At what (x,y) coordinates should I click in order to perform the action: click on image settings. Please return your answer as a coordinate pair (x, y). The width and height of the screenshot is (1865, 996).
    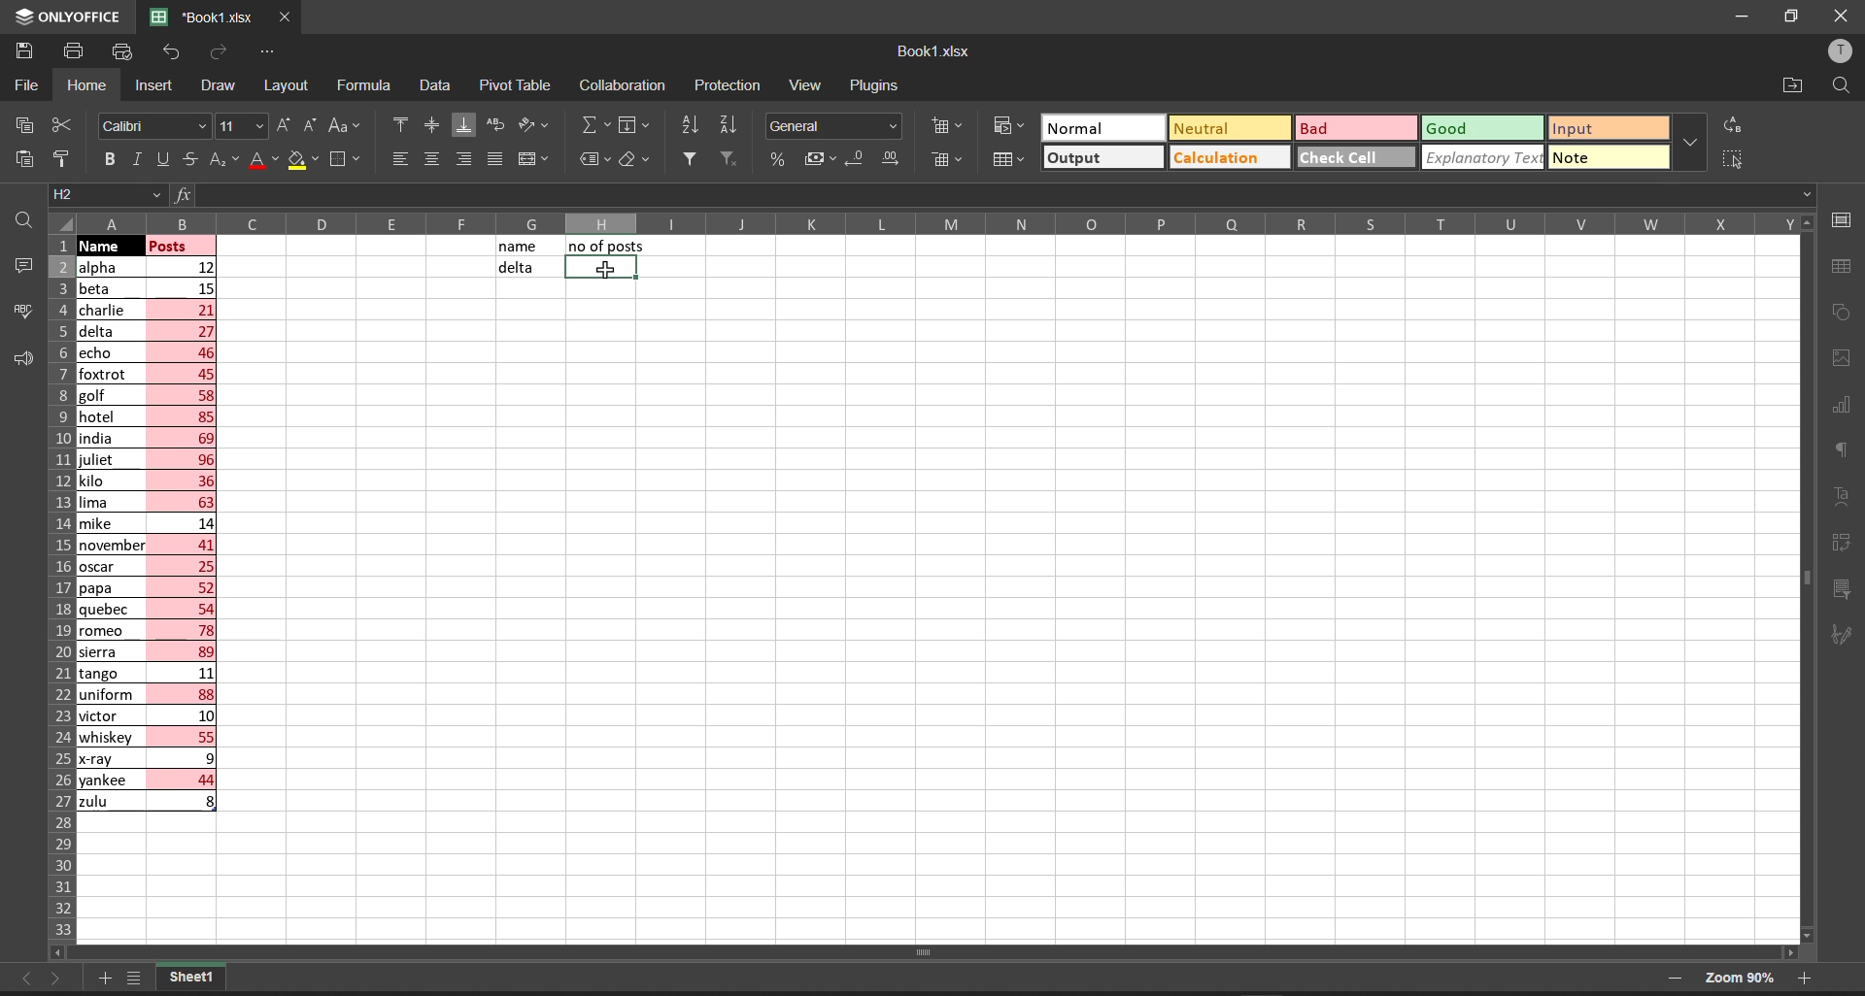
    Looking at the image, I should click on (1843, 362).